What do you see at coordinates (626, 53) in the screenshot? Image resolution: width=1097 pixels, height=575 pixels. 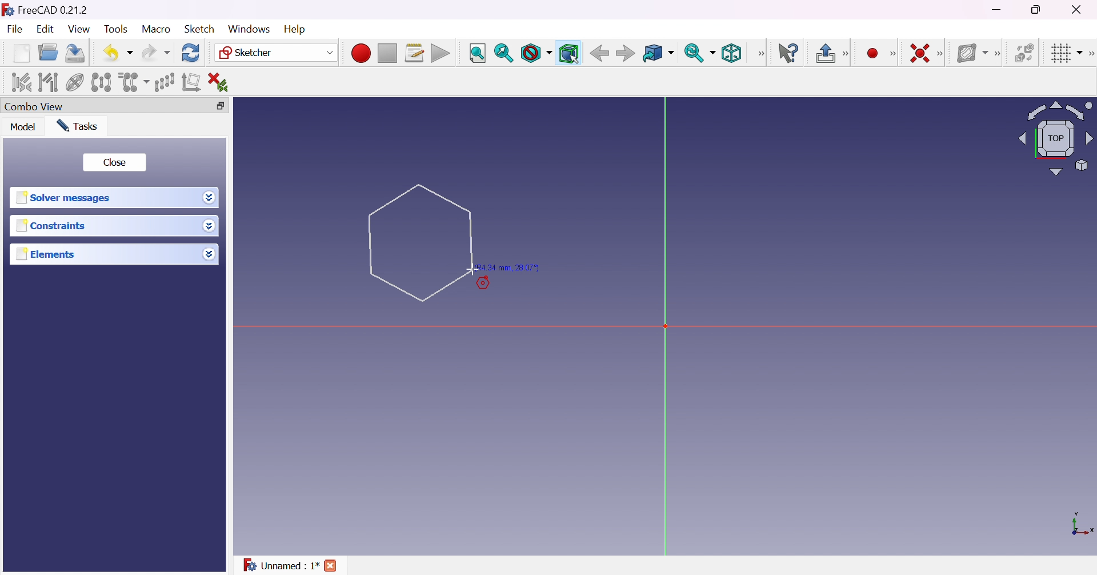 I see `Forward` at bounding box center [626, 53].